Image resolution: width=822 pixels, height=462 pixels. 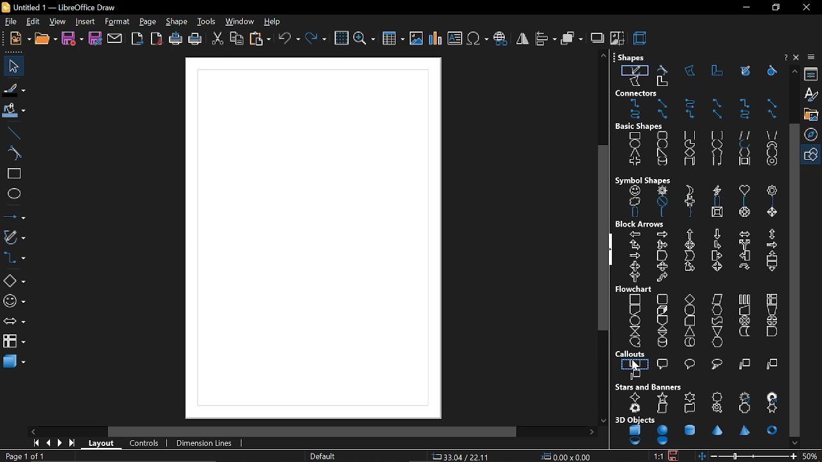 What do you see at coordinates (663, 363) in the screenshot?
I see `rounded rectangular` at bounding box center [663, 363].